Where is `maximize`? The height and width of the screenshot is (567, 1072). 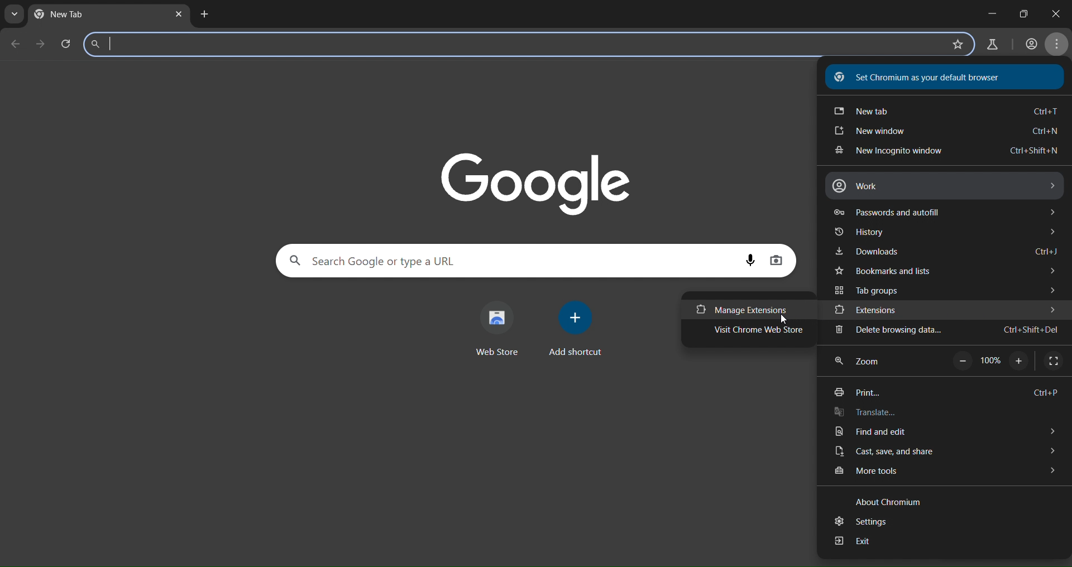
maximize is located at coordinates (1023, 13).